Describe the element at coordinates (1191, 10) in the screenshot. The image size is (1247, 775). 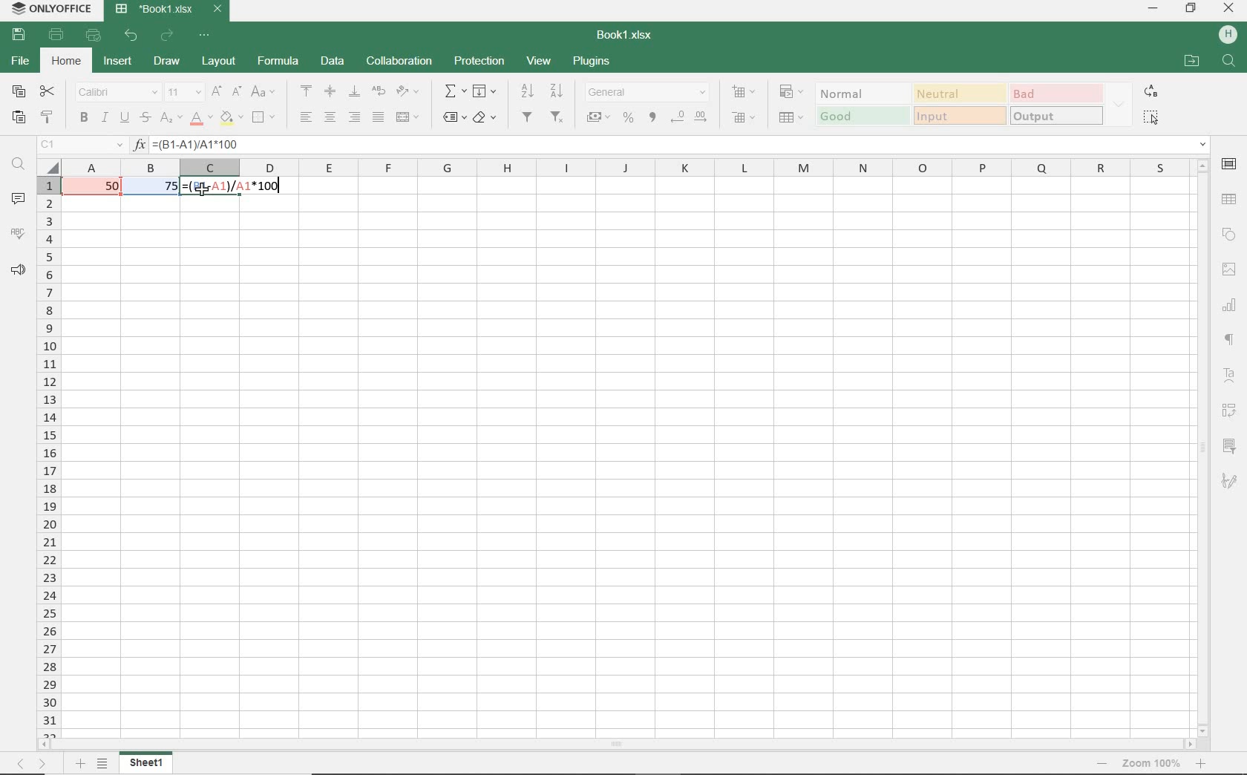
I see `restore` at that location.